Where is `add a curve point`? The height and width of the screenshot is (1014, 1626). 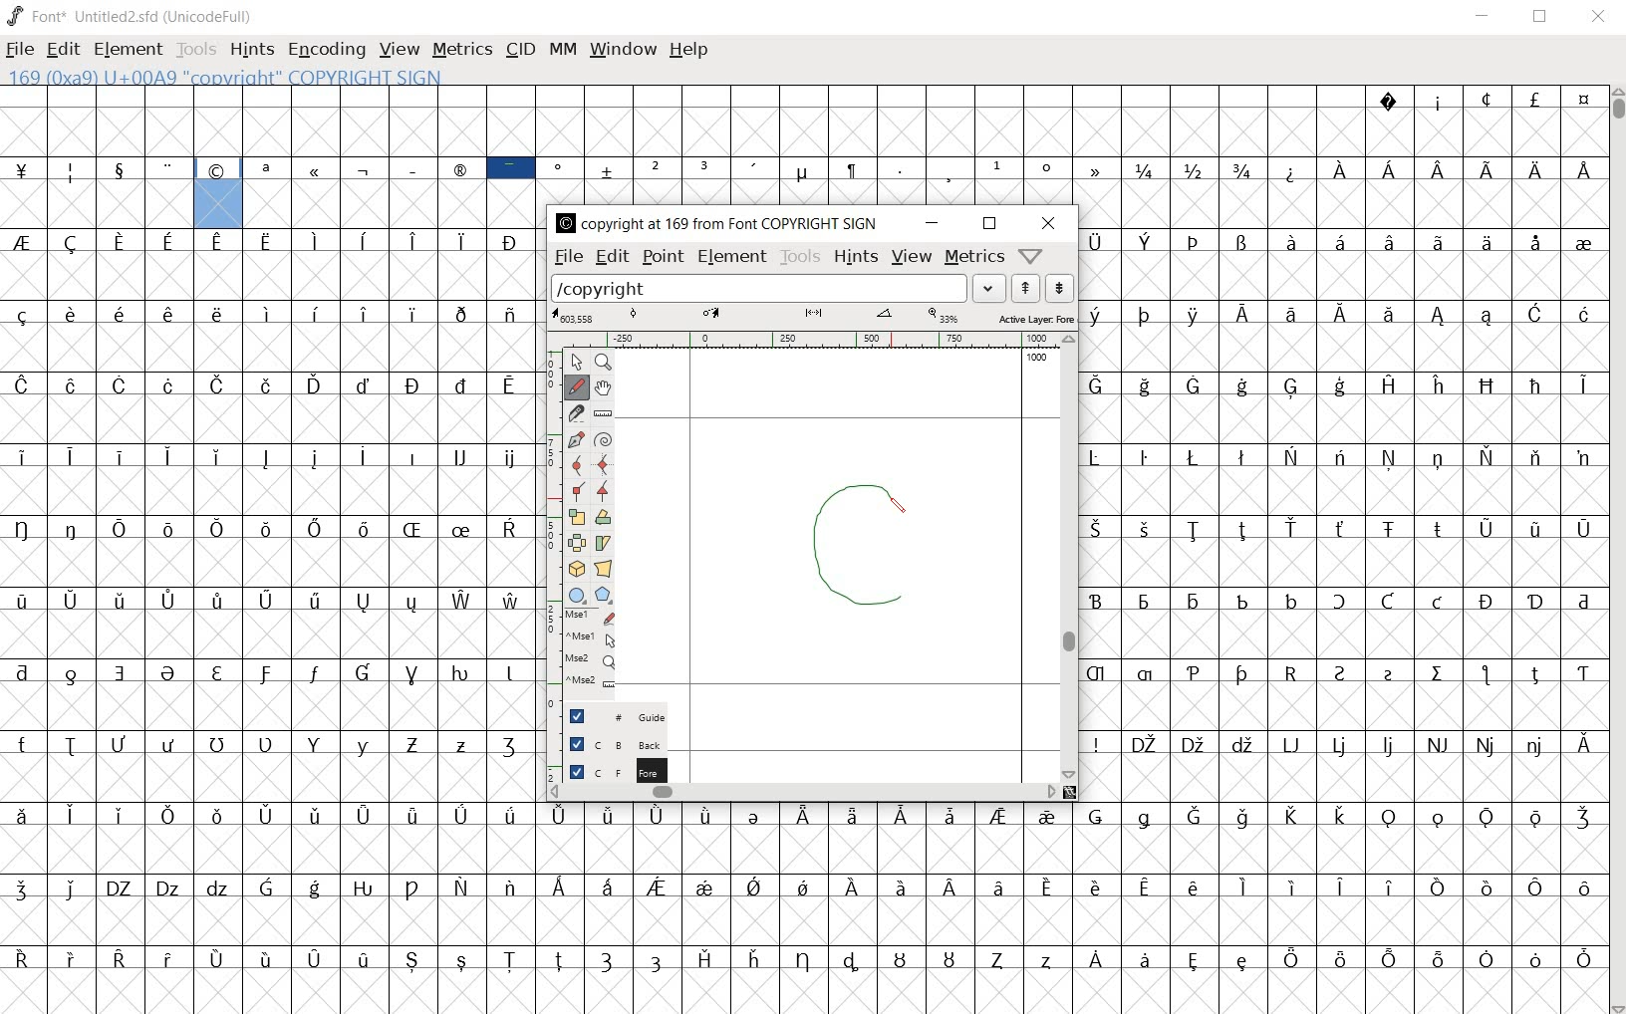 add a curve point is located at coordinates (578, 464).